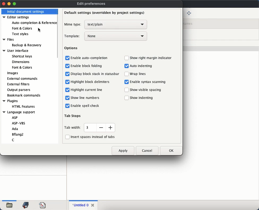 The image size is (259, 210). Describe the element at coordinates (148, 58) in the screenshot. I see `show right margin indicator` at that location.